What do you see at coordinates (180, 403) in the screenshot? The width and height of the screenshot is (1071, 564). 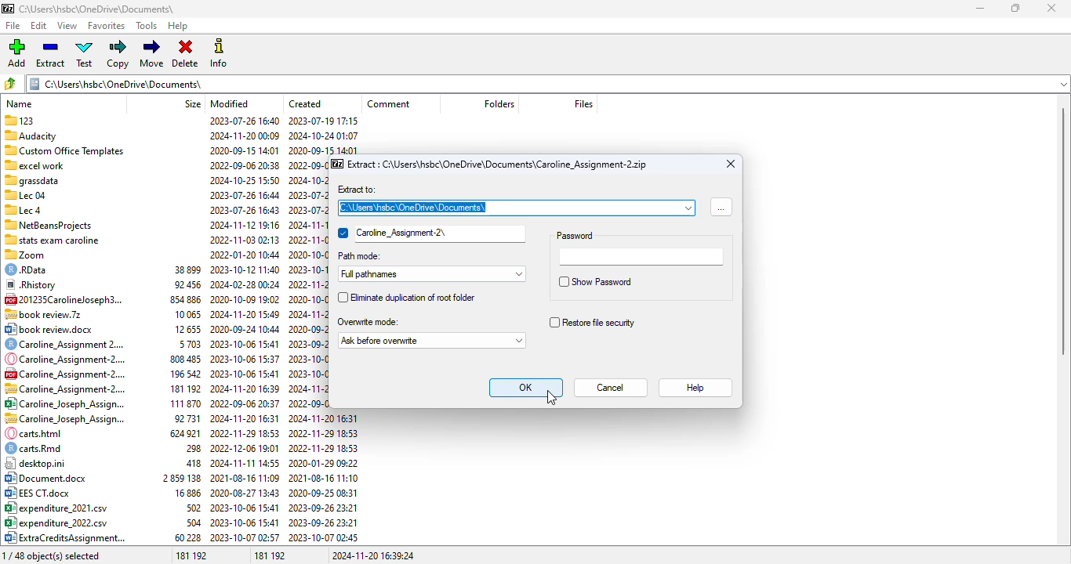 I see `| Caroline Joseph Assigi¥, 111870 2022-09-06 20:37 2022-09-06 20:37` at bounding box center [180, 403].